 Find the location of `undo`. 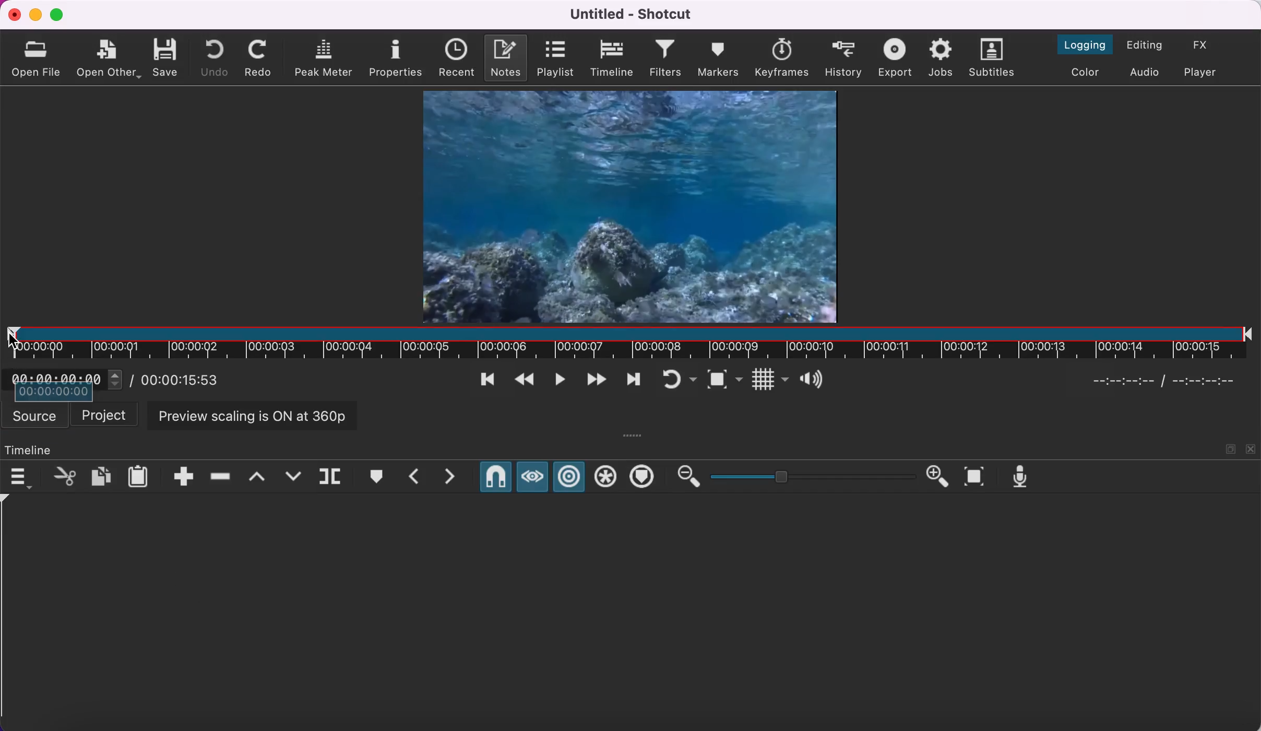

undo is located at coordinates (217, 56).